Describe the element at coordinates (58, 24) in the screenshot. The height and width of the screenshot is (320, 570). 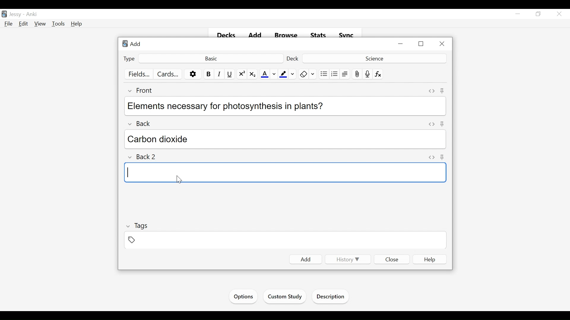
I see `Tools` at that location.